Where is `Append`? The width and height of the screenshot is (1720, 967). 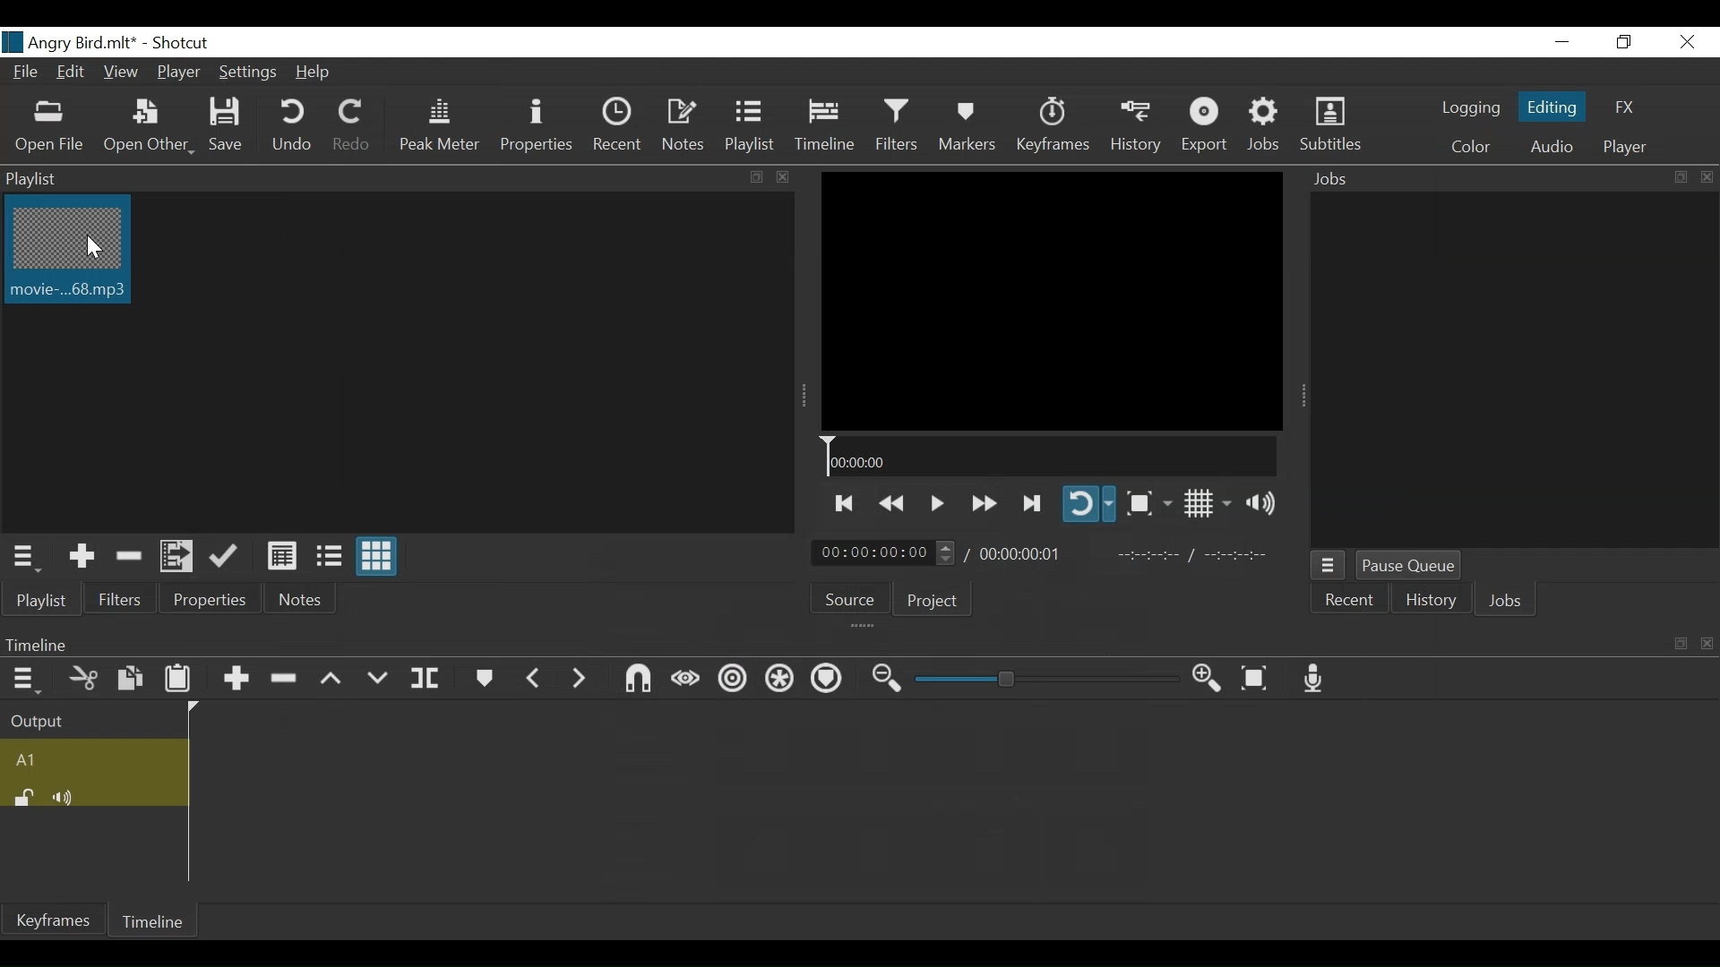 Append is located at coordinates (236, 677).